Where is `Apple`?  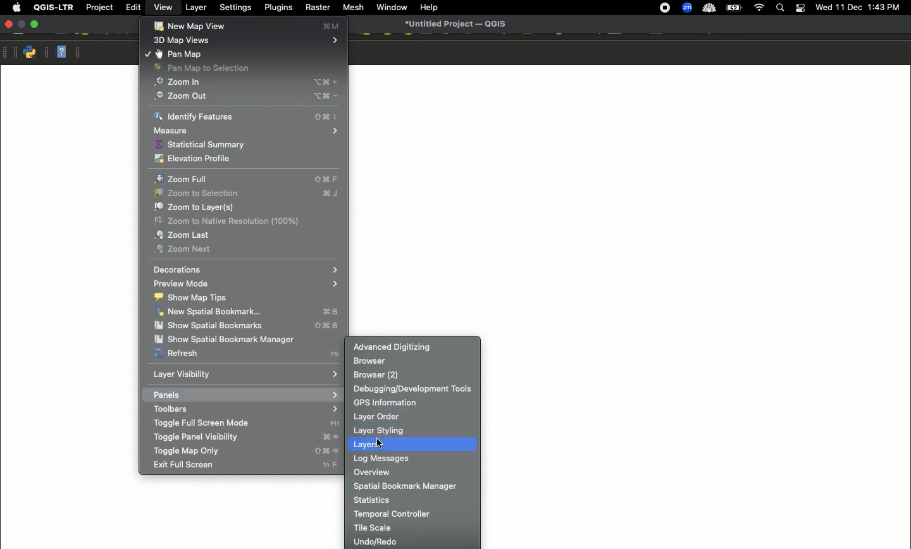 Apple is located at coordinates (15, 8).